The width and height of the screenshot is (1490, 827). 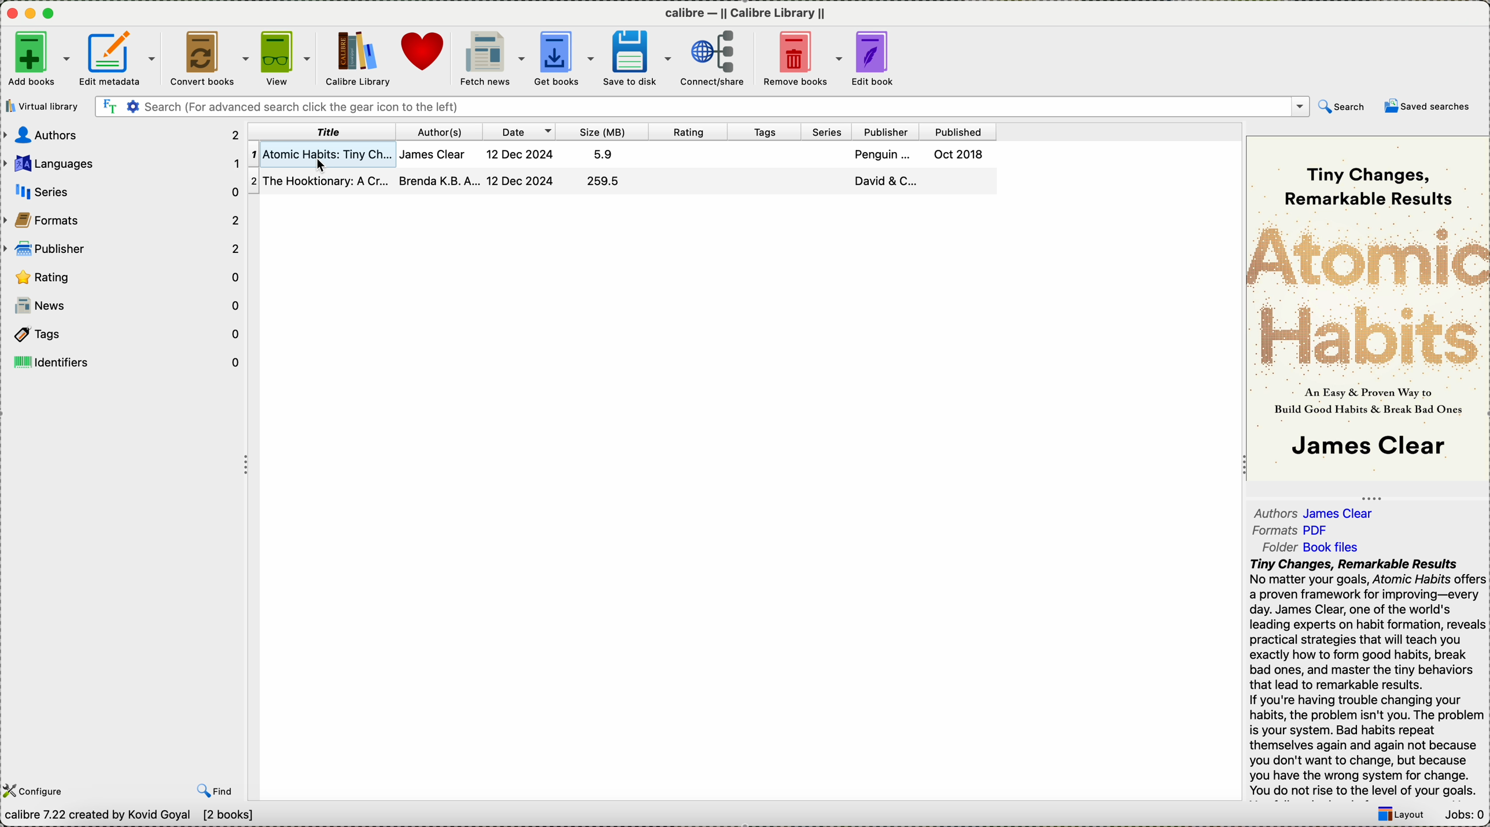 I want to click on edit book, so click(x=875, y=60).